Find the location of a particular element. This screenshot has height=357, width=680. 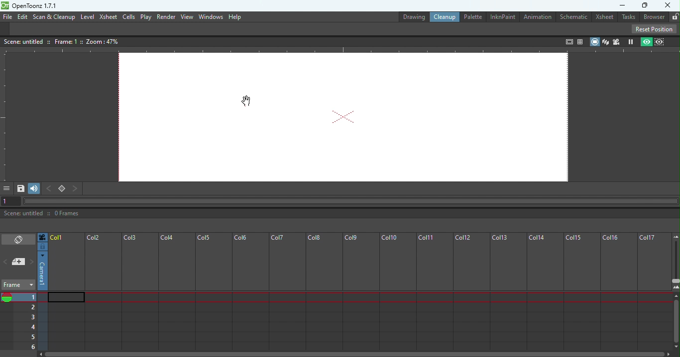

Canvas is located at coordinates (344, 119).